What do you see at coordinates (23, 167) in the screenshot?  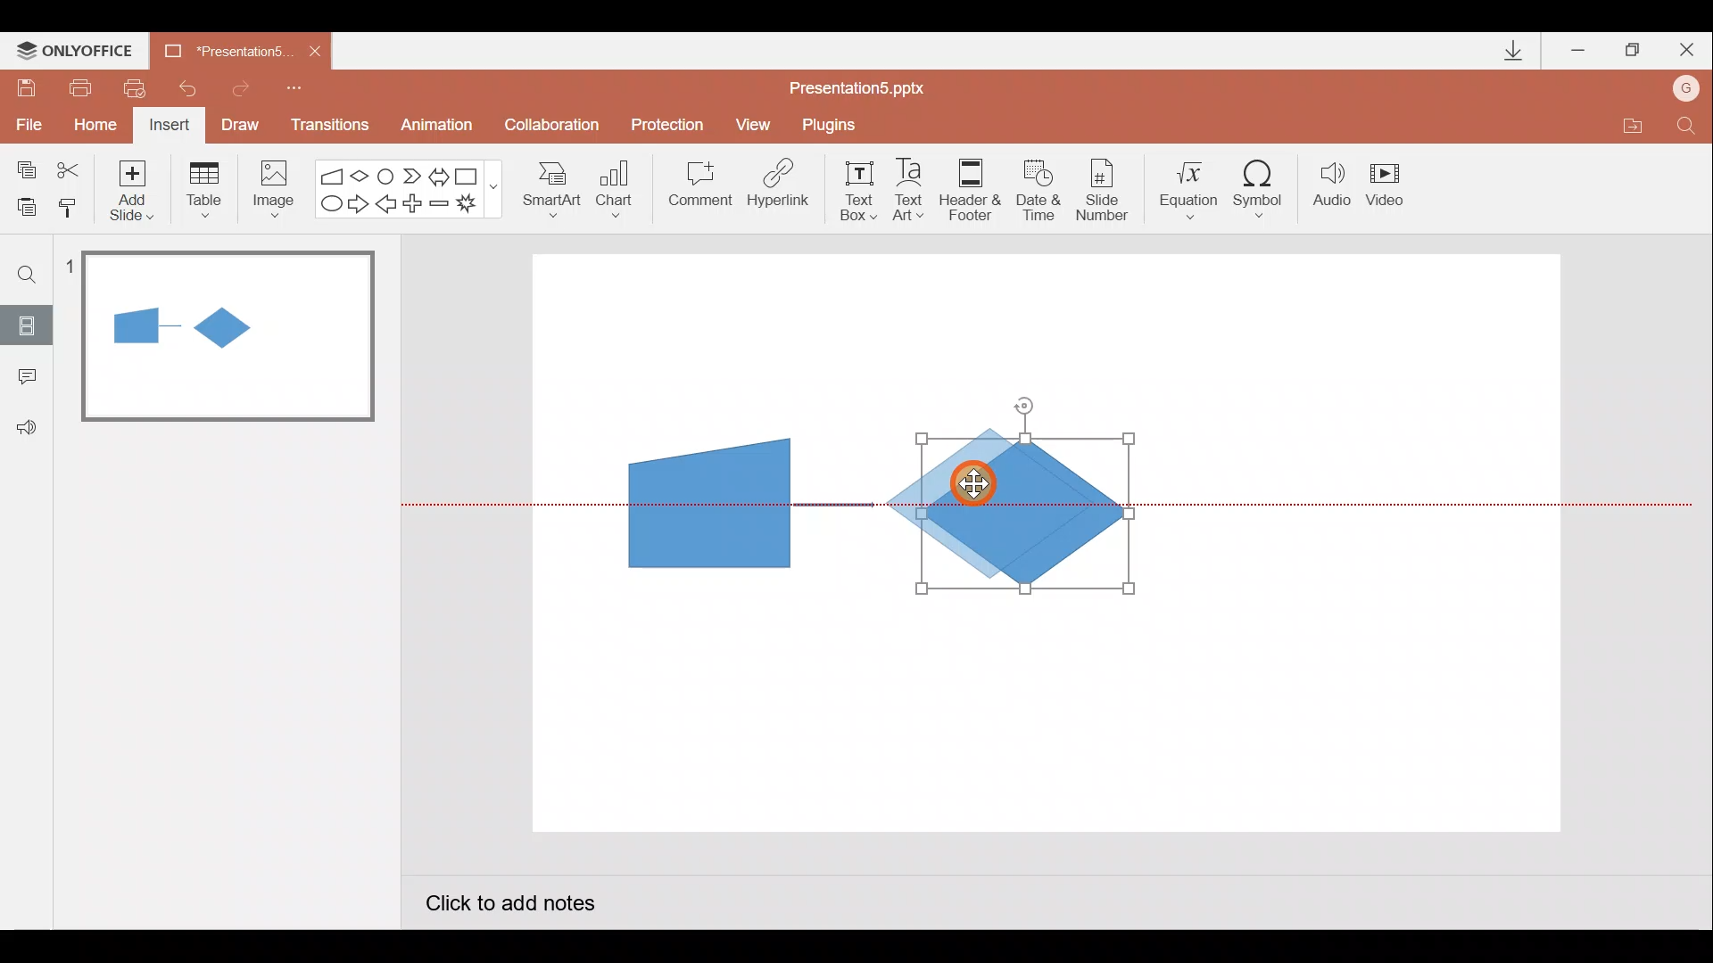 I see `Copy` at bounding box center [23, 167].